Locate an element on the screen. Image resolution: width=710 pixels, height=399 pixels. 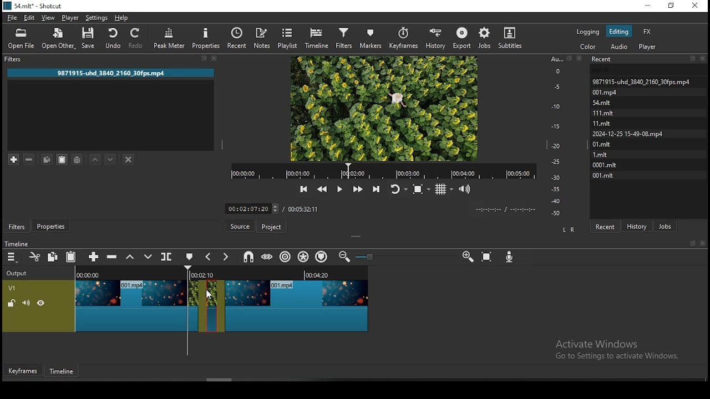
jobs is located at coordinates (486, 39).